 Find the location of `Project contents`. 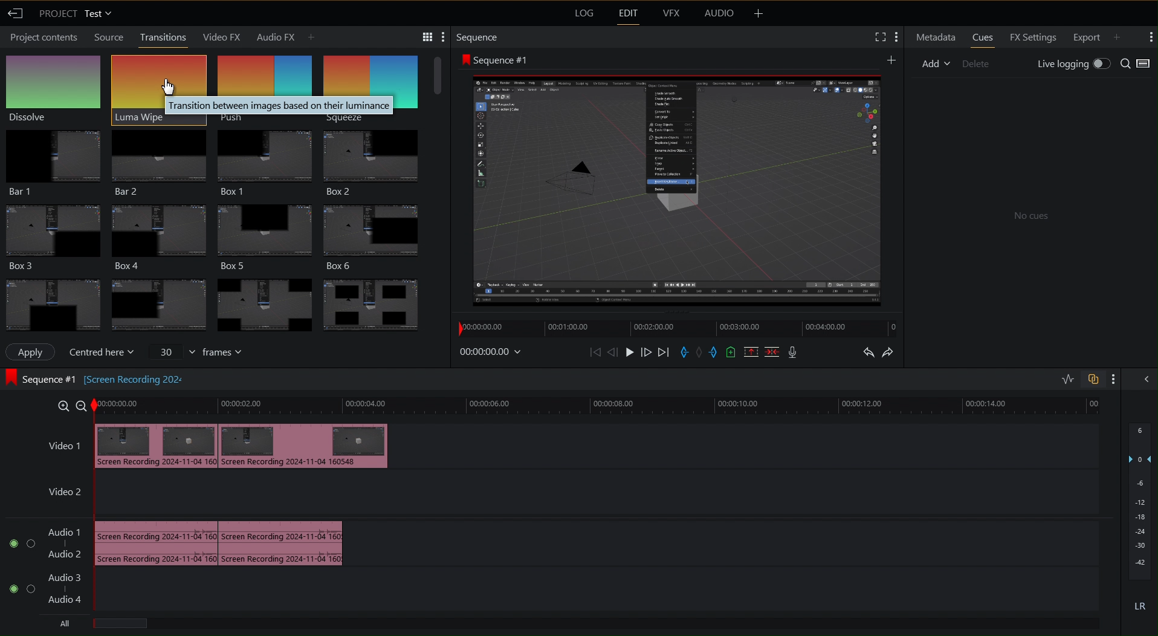

Project contents is located at coordinates (42, 39).